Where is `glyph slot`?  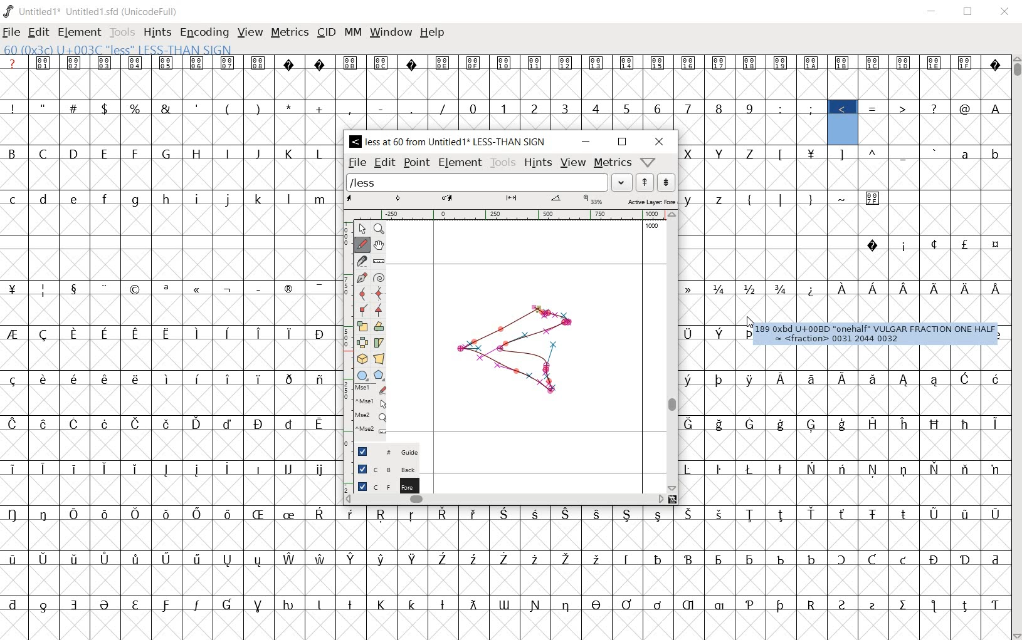
glyph slot is located at coordinates (843, 125).